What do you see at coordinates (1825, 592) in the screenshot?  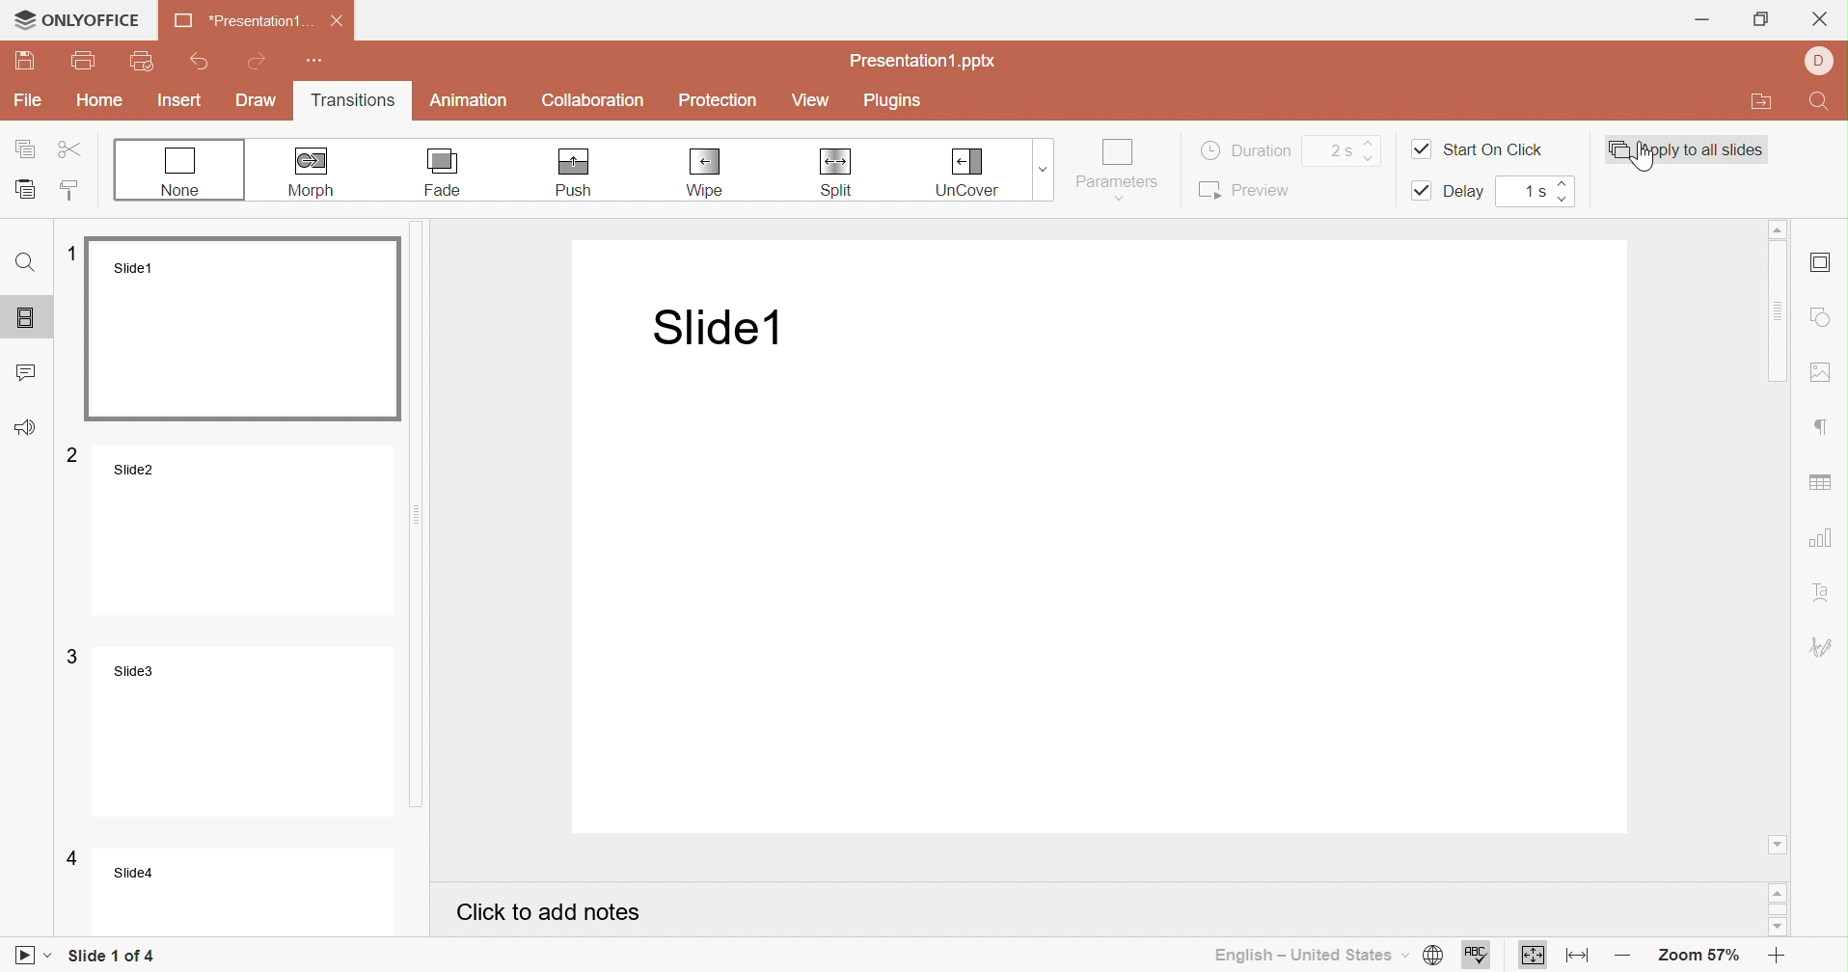 I see `Text art settings` at bounding box center [1825, 592].